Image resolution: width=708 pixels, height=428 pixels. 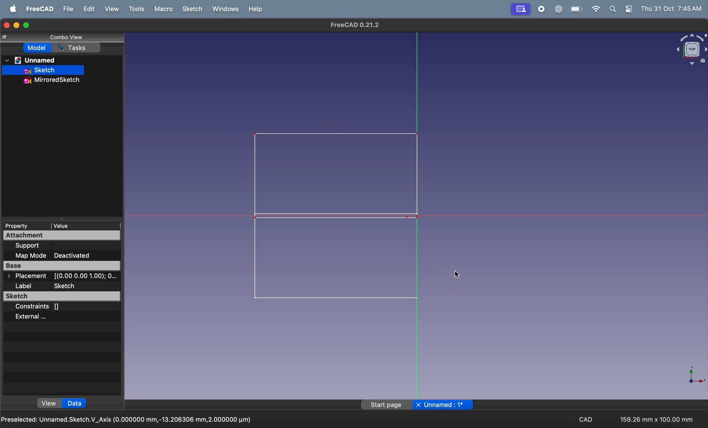 What do you see at coordinates (63, 286) in the screenshot?
I see `label` at bounding box center [63, 286].